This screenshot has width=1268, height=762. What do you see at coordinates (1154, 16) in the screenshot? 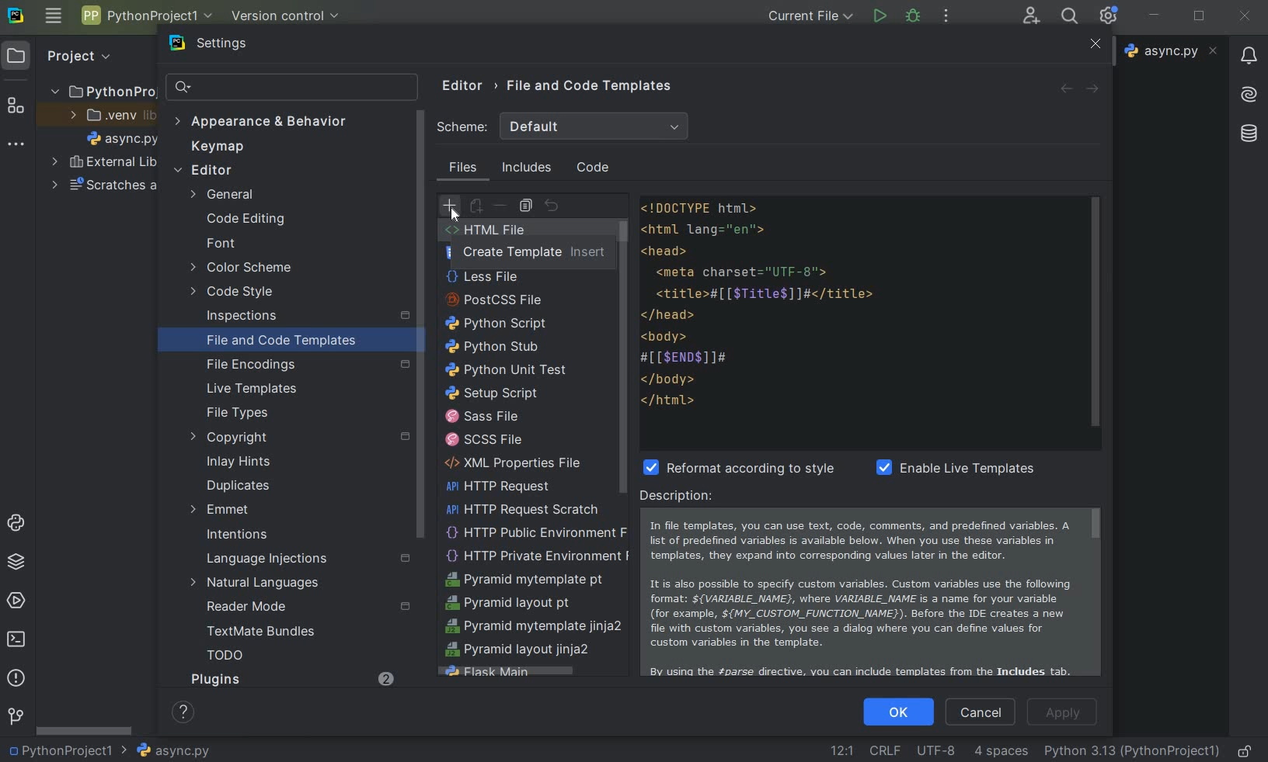
I see `minimize` at bounding box center [1154, 16].